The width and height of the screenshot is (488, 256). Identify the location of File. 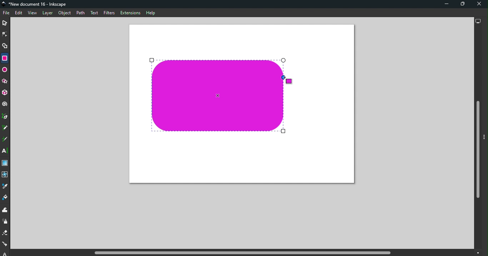
(7, 13).